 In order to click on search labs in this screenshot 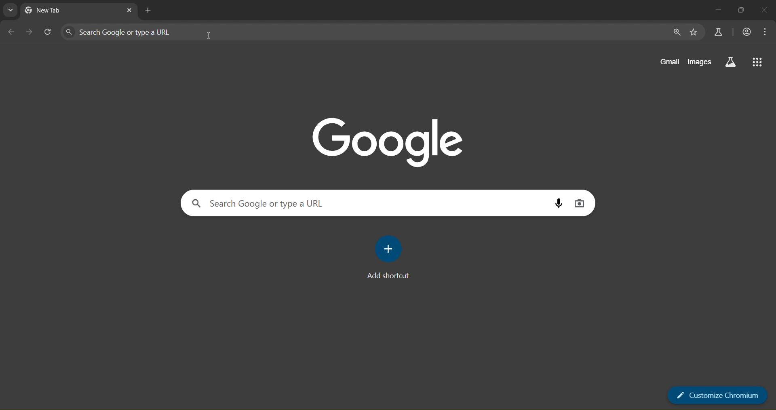, I will do `click(731, 62)`.